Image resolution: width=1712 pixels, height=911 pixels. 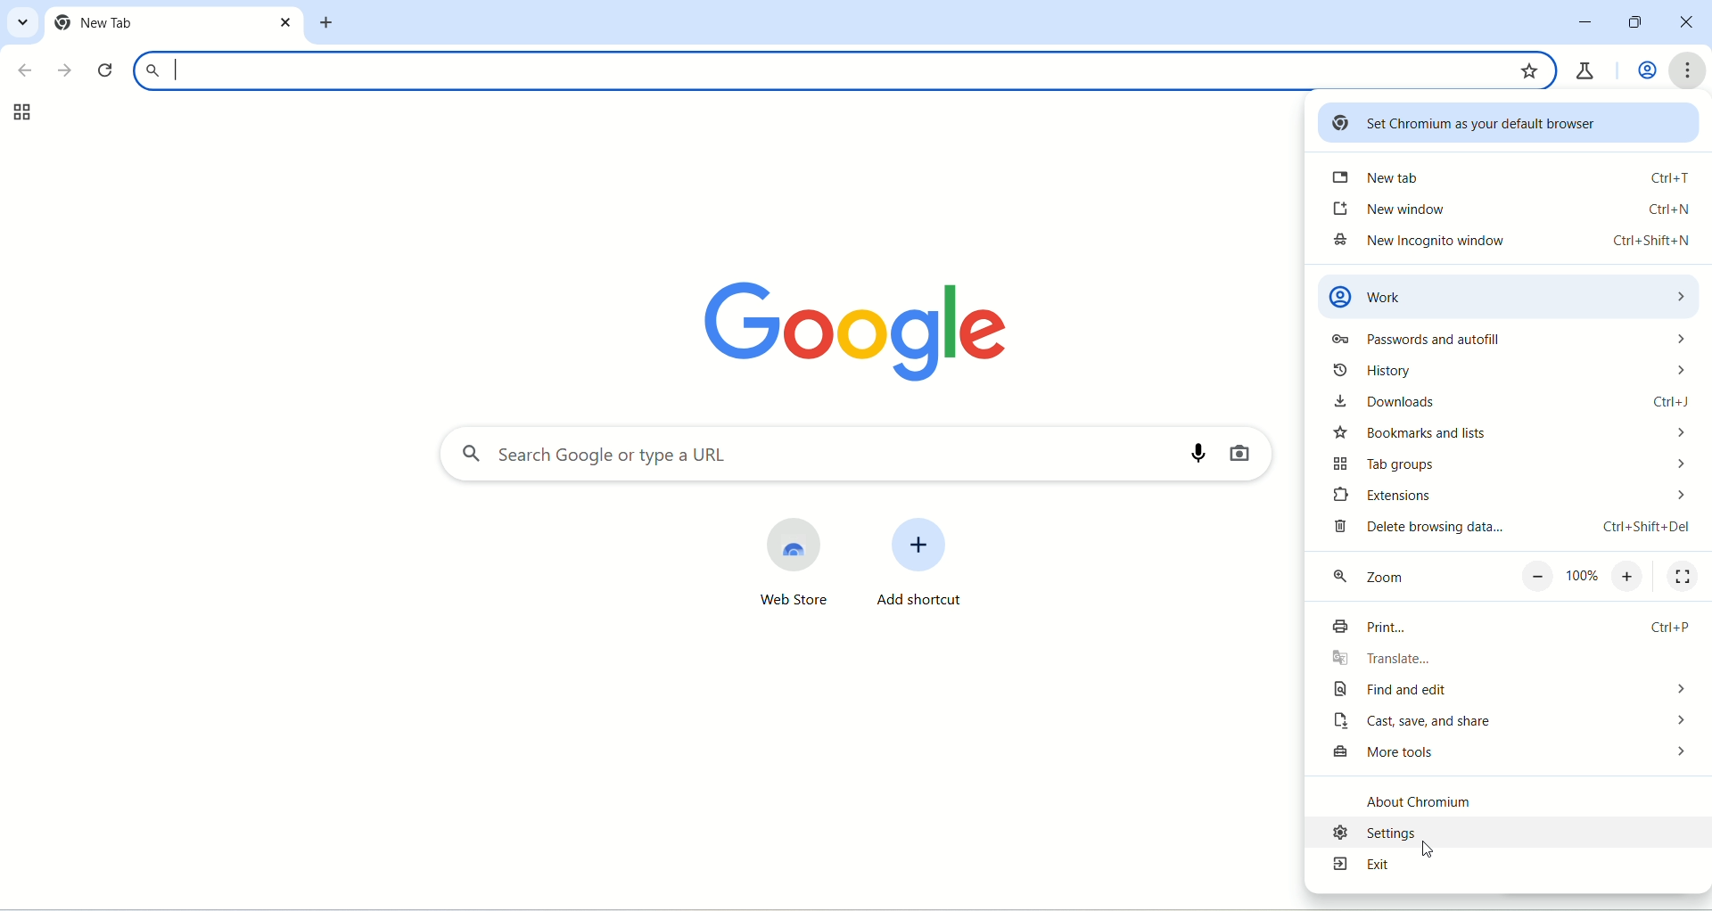 I want to click on print ctrl+p, so click(x=1510, y=629).